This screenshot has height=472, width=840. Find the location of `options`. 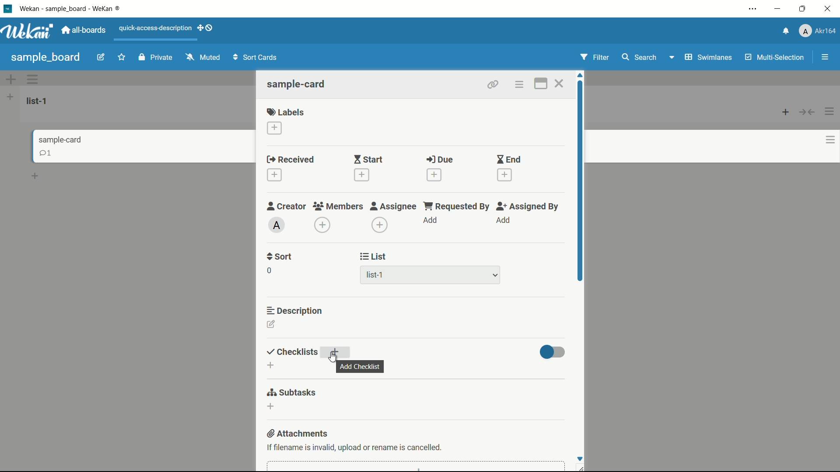

options is located at coordinates (41, 80).